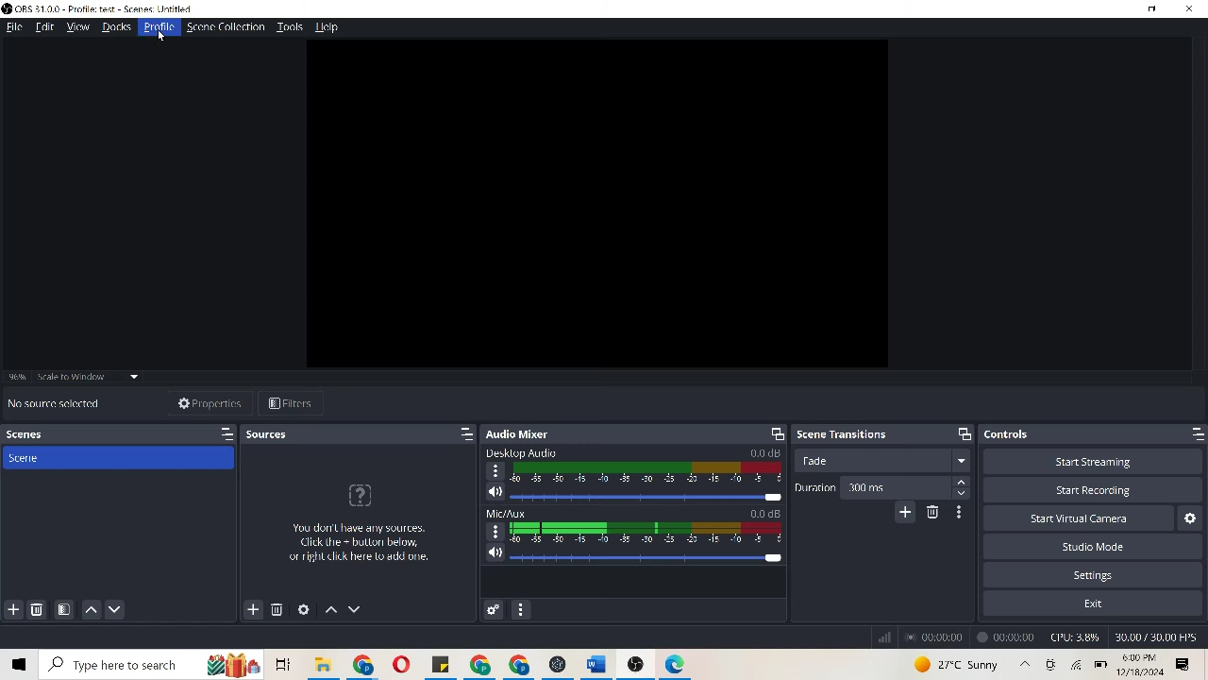  Describe the element at coordinates (159, 27) in the screenshot. I see `Profile` at that location.